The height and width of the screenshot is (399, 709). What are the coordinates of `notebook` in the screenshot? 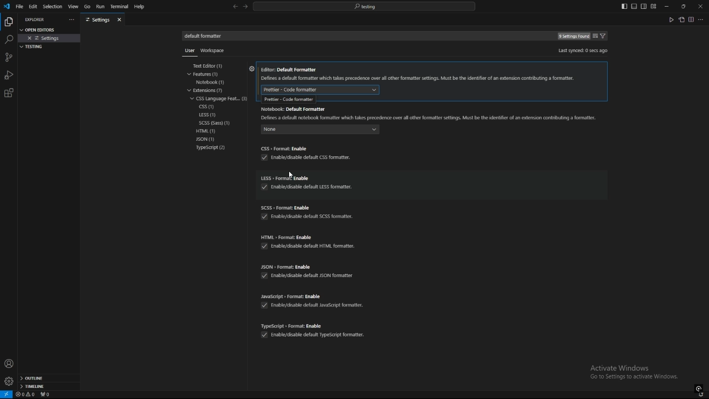 It's located at (213, 82).